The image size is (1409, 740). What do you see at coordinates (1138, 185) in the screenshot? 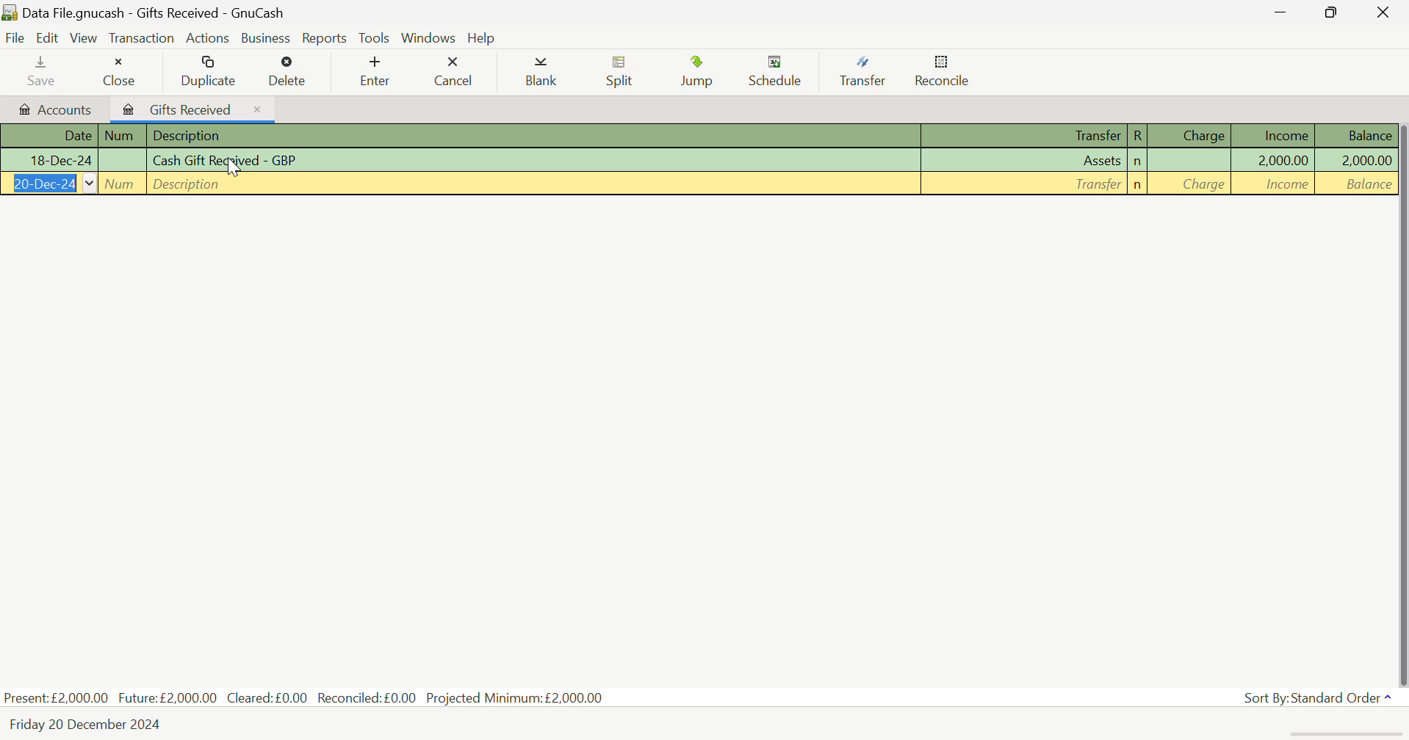
I see `n` at bounding box center [1138, 185].